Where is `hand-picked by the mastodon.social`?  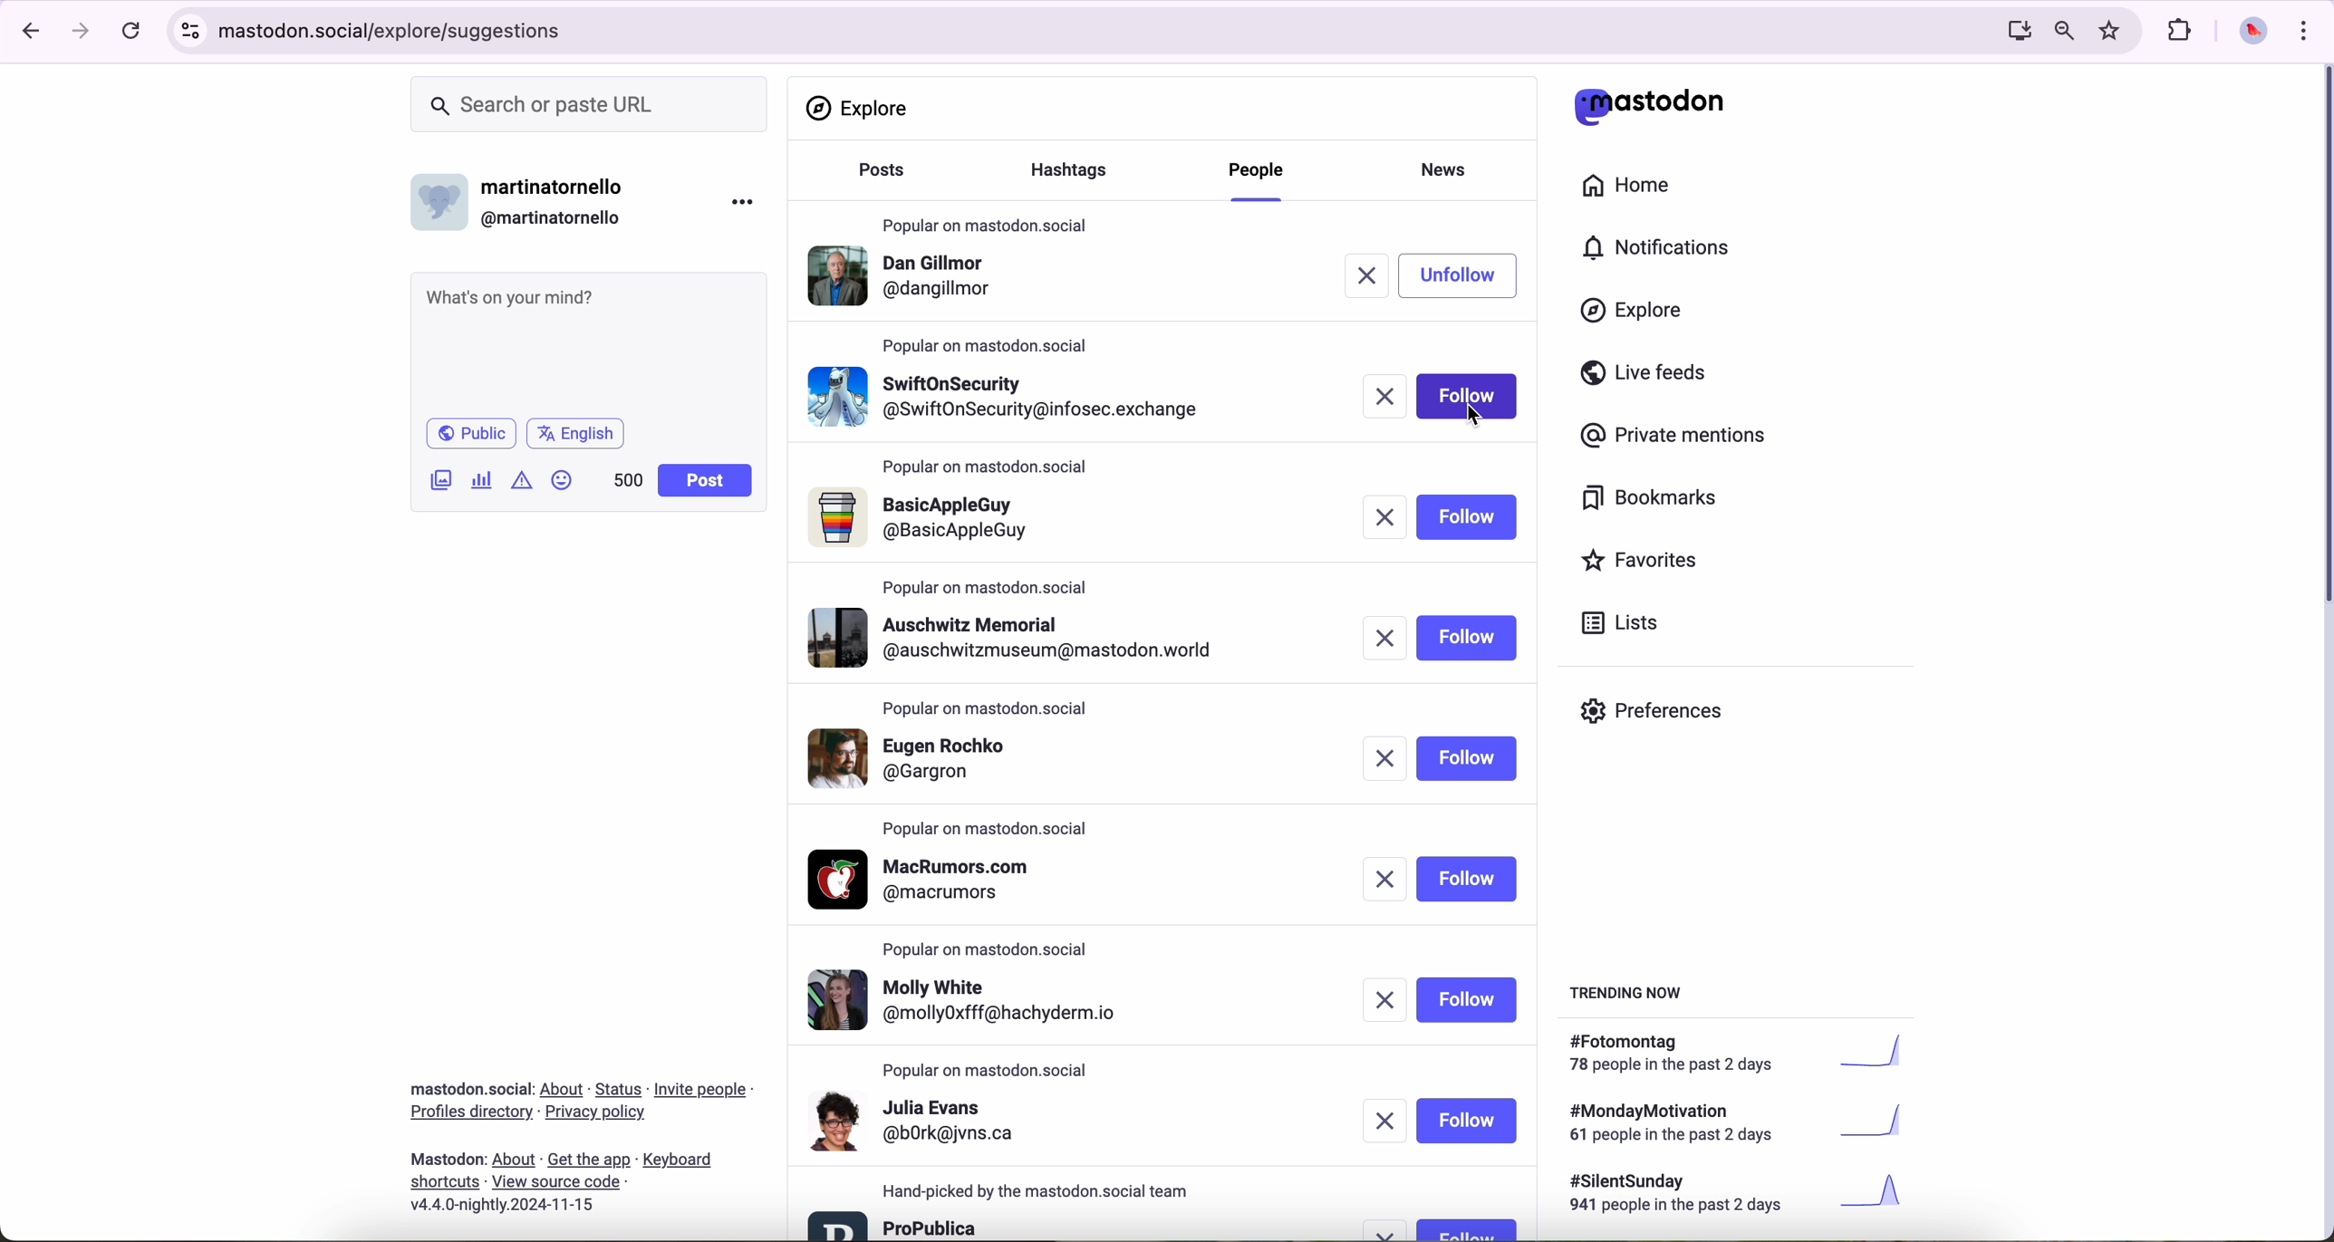 hand-picked by the mastodon.social is located at coordinates (1047, 1191).